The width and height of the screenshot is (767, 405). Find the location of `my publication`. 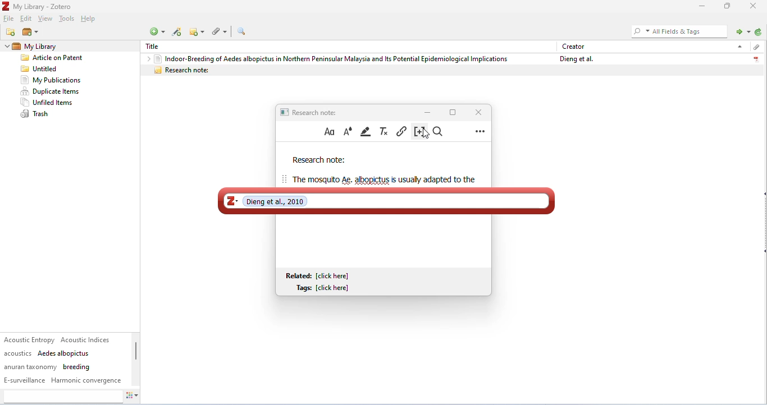

my publication is located at coordinates (51, 80).